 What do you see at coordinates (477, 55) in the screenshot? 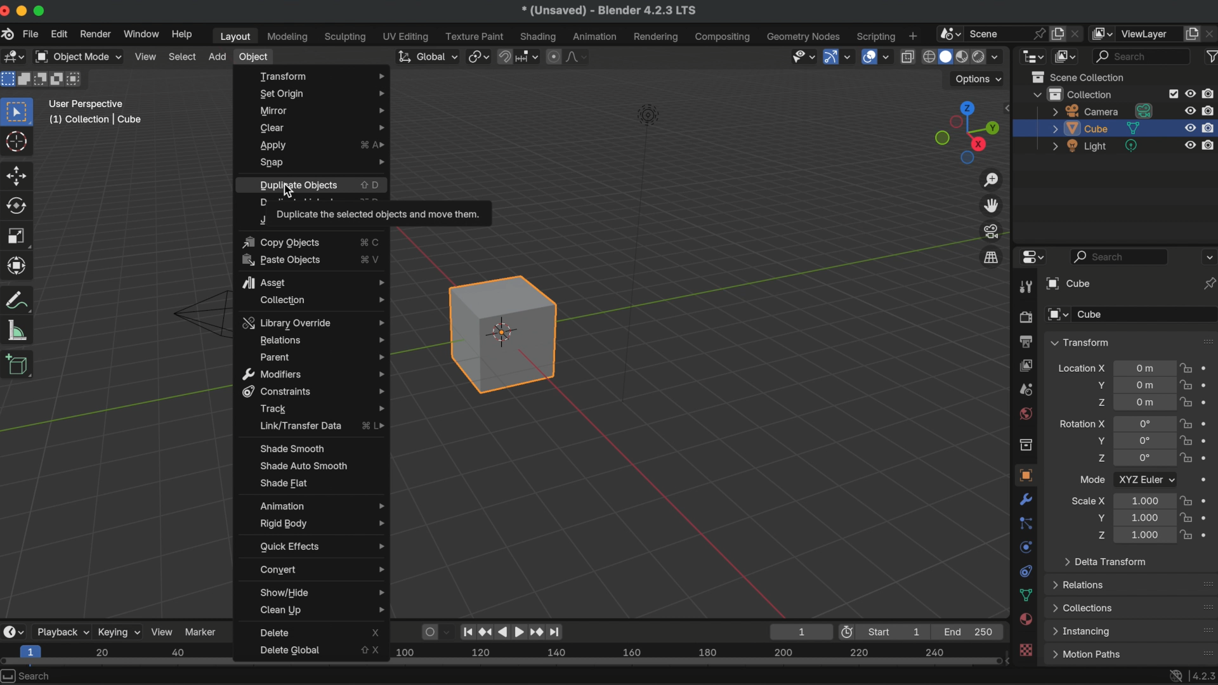
I see `transform pivot point` at bounding box center [477, 55].